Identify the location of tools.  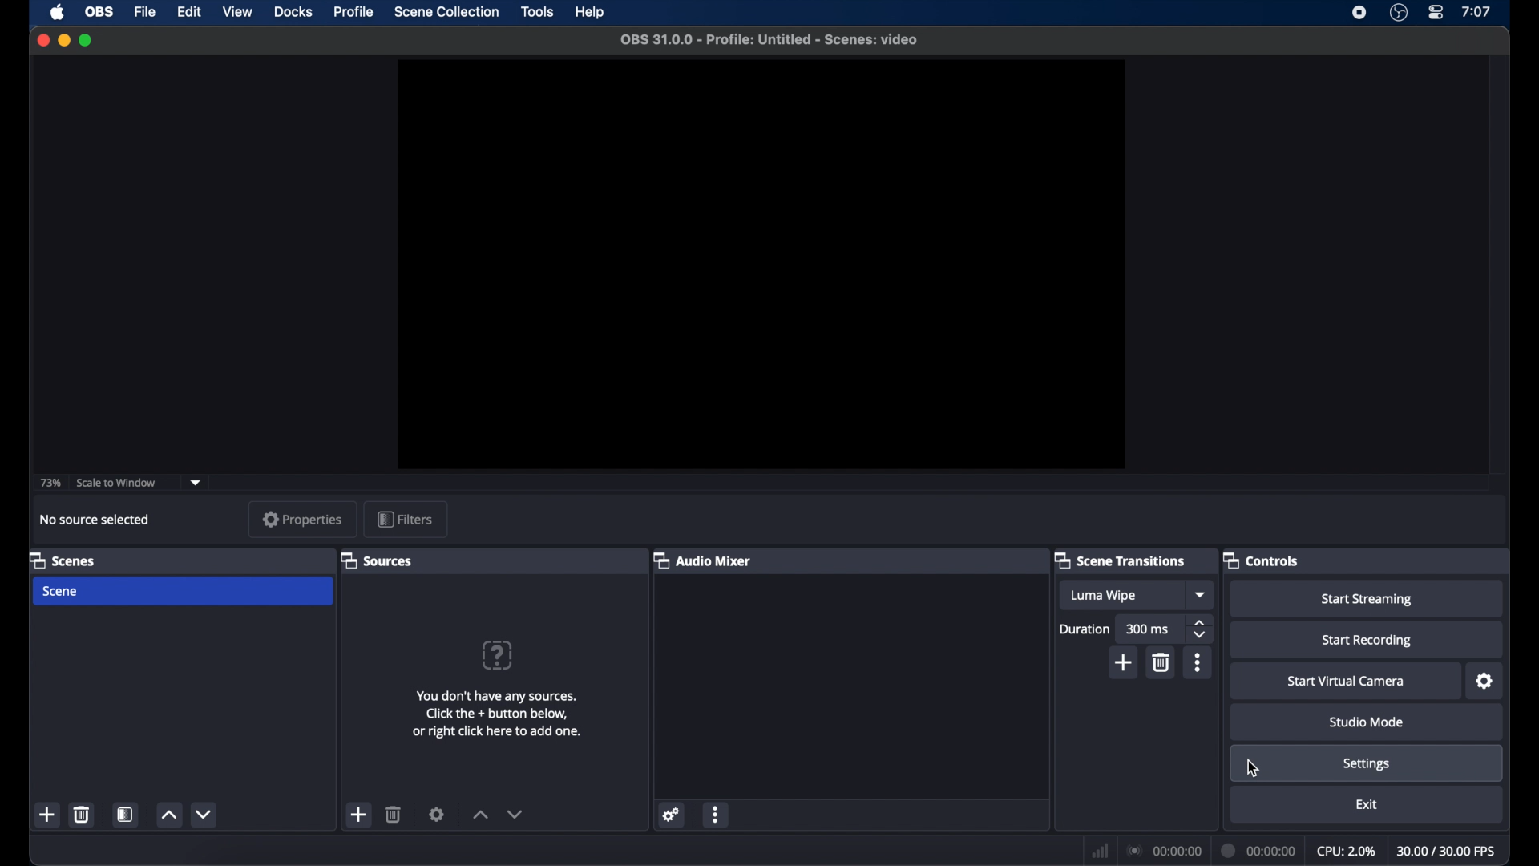
(537, 11).